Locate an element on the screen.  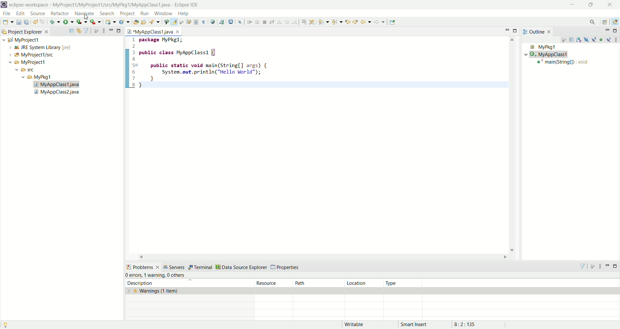
errors is located at coordinates (133, 275).